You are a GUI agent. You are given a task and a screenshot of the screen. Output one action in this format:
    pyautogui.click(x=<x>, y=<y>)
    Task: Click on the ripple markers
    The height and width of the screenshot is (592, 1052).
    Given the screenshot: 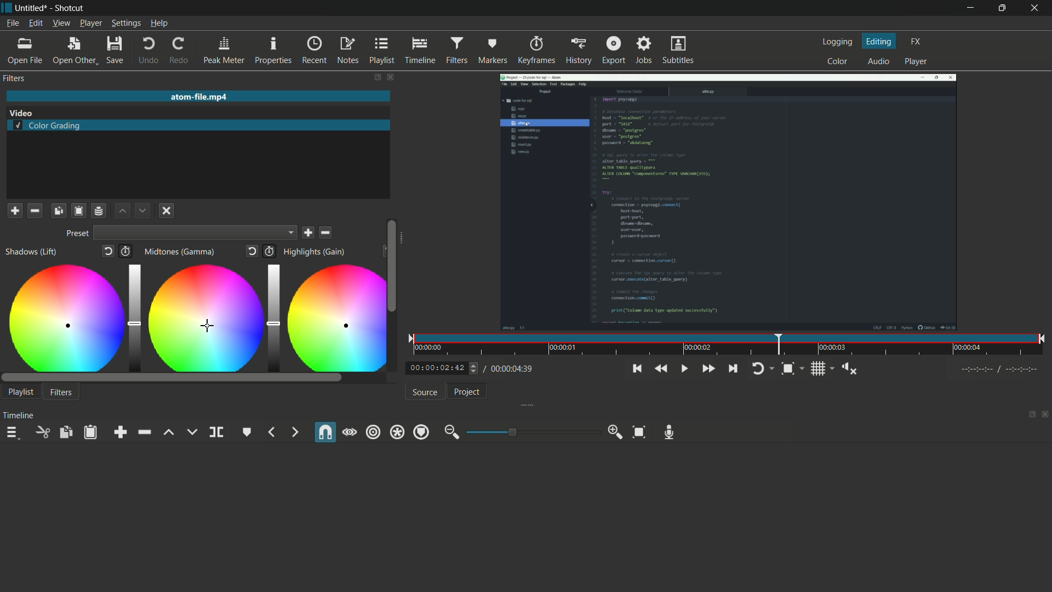 What is the action you would take?
    pyautogui.click(x=421, y=432)
    